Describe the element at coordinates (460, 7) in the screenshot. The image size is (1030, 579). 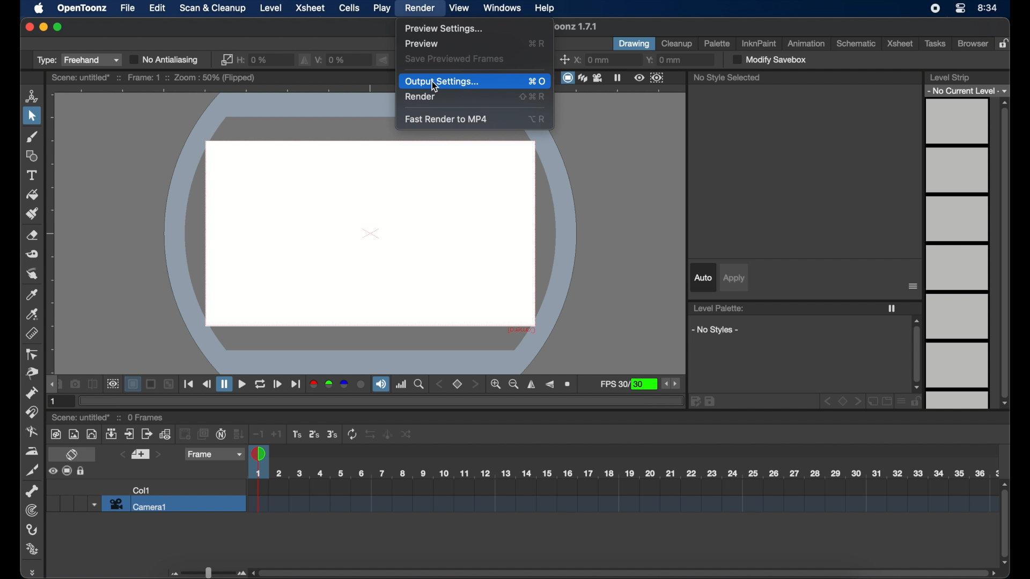
I see `view` at that location.